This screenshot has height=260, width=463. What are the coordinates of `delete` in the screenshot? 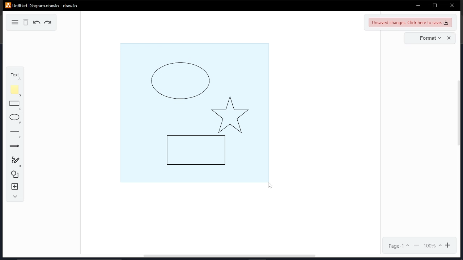 It's located at (26, 22).